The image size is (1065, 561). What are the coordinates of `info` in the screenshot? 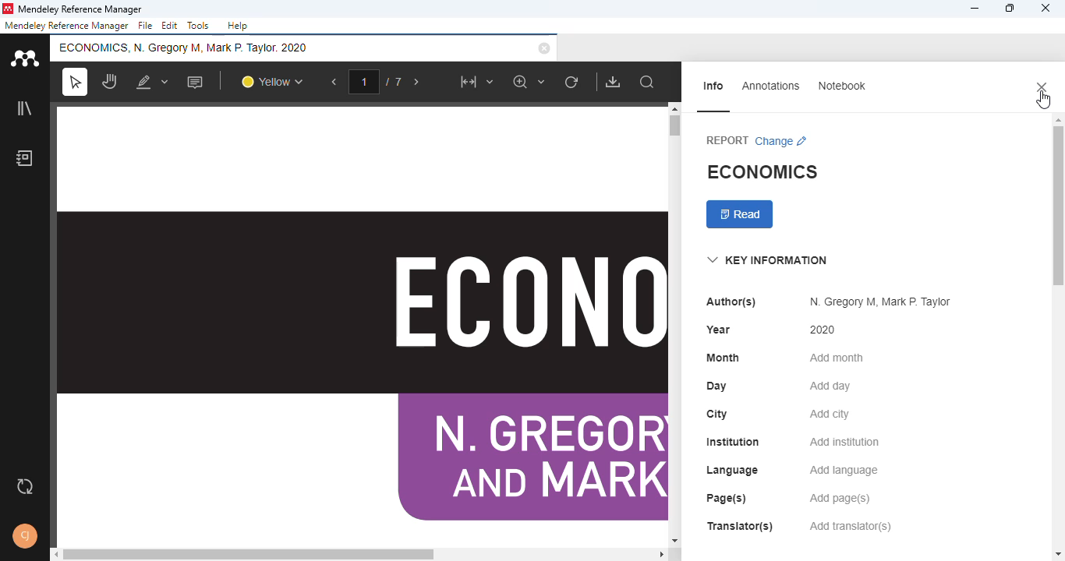 It's located at (713, 86).